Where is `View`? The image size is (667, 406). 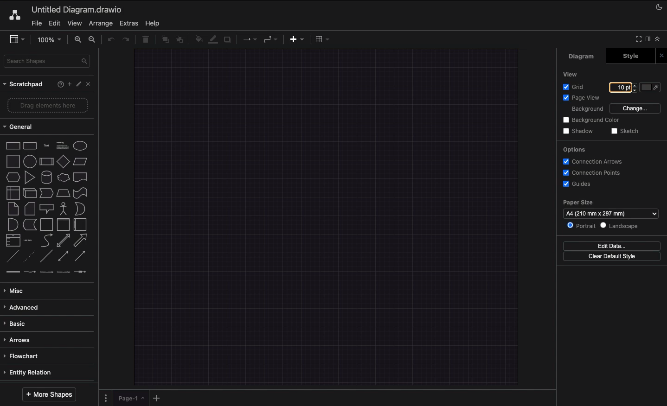
View is located at coordinates (74, 24).